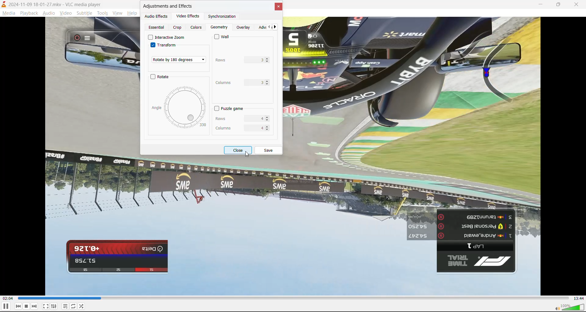 This screenshot has height=312, width=586. What do you see at coordinates (82, 306) in the screenshot?
I see `random` at bounding box center [82, 306].